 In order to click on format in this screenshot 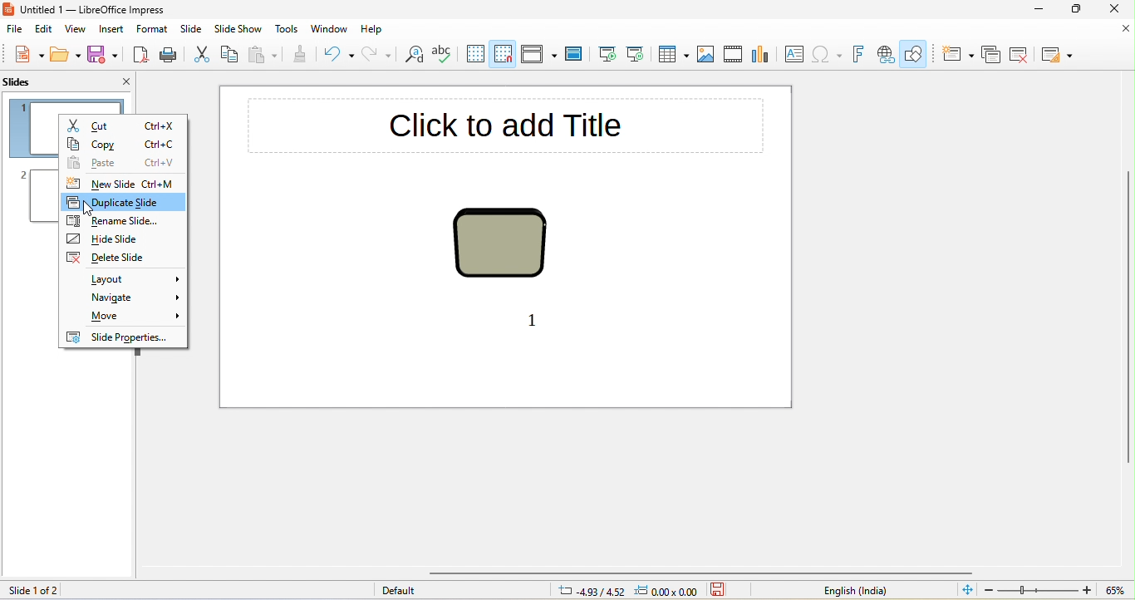, I will do `click(153, 31)`.